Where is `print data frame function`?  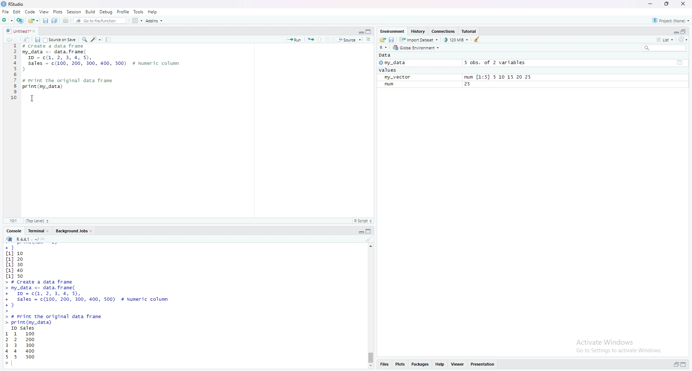 print data frame function is located at coordinates (60, 319).